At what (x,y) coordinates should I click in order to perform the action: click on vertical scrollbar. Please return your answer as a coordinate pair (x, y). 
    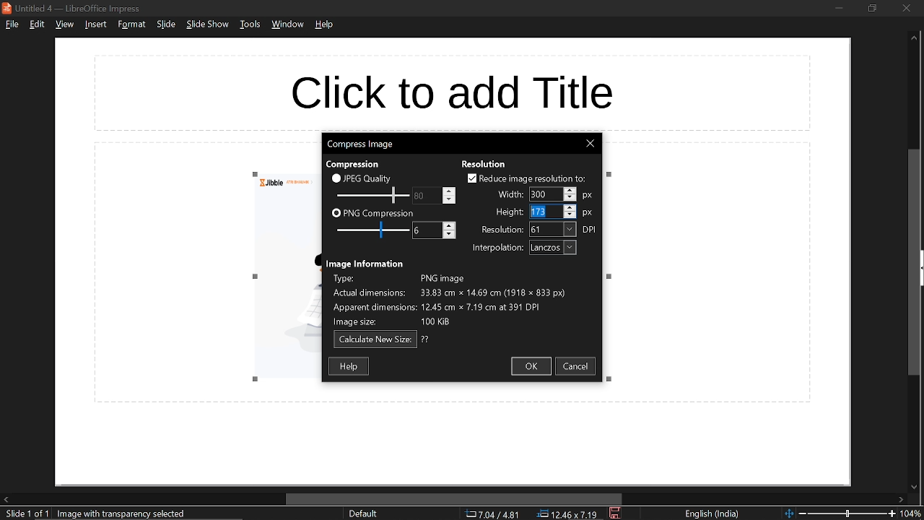
    Looking at the image, I should click on (915, 262).